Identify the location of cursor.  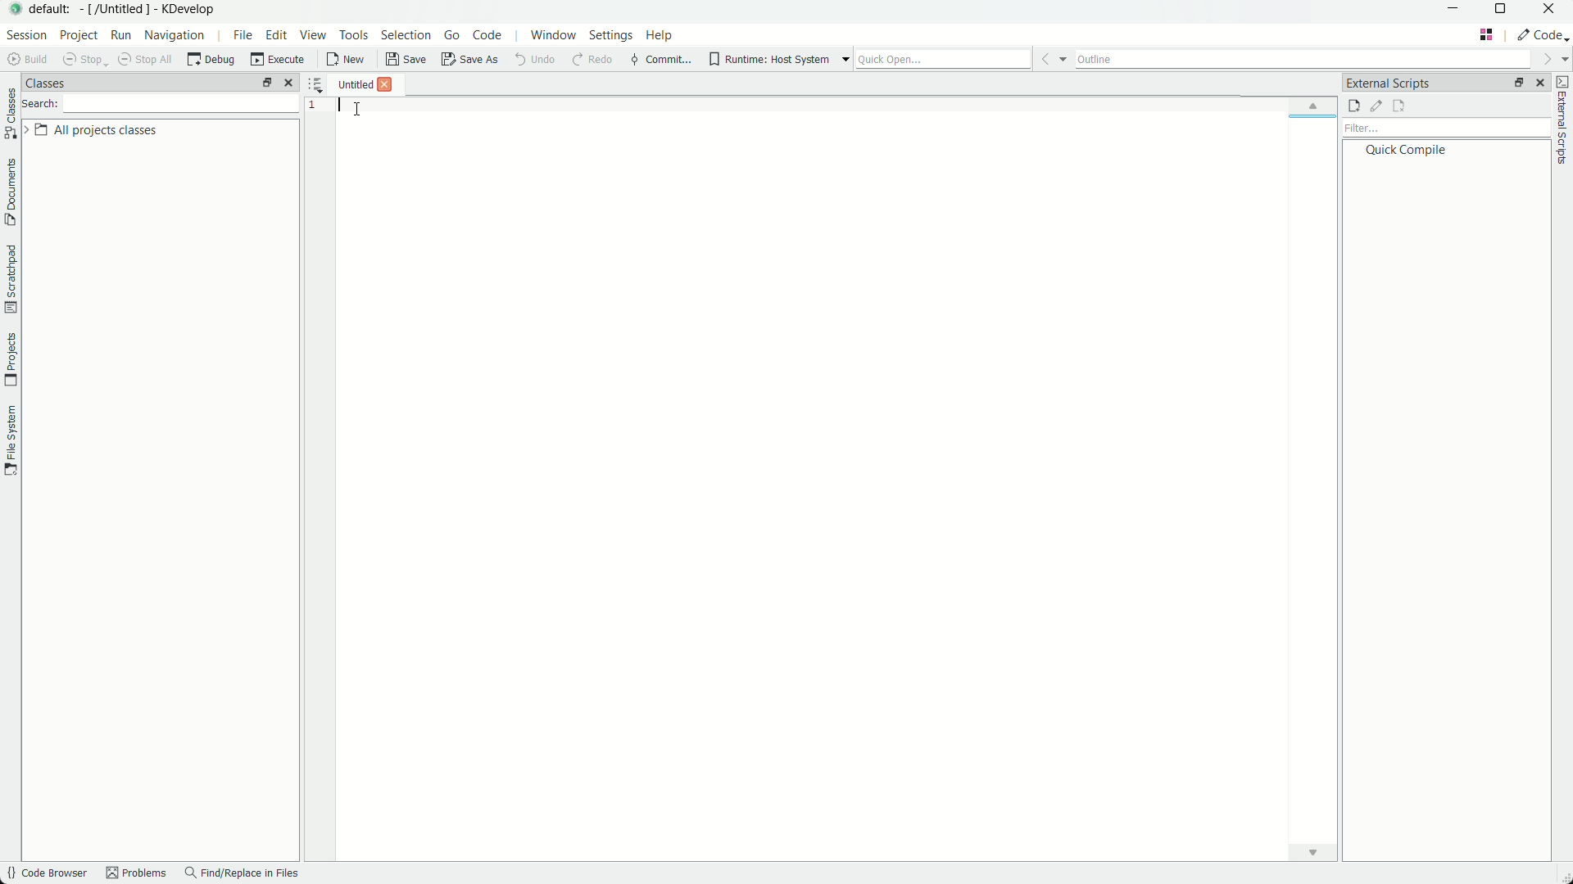
(356, 107).